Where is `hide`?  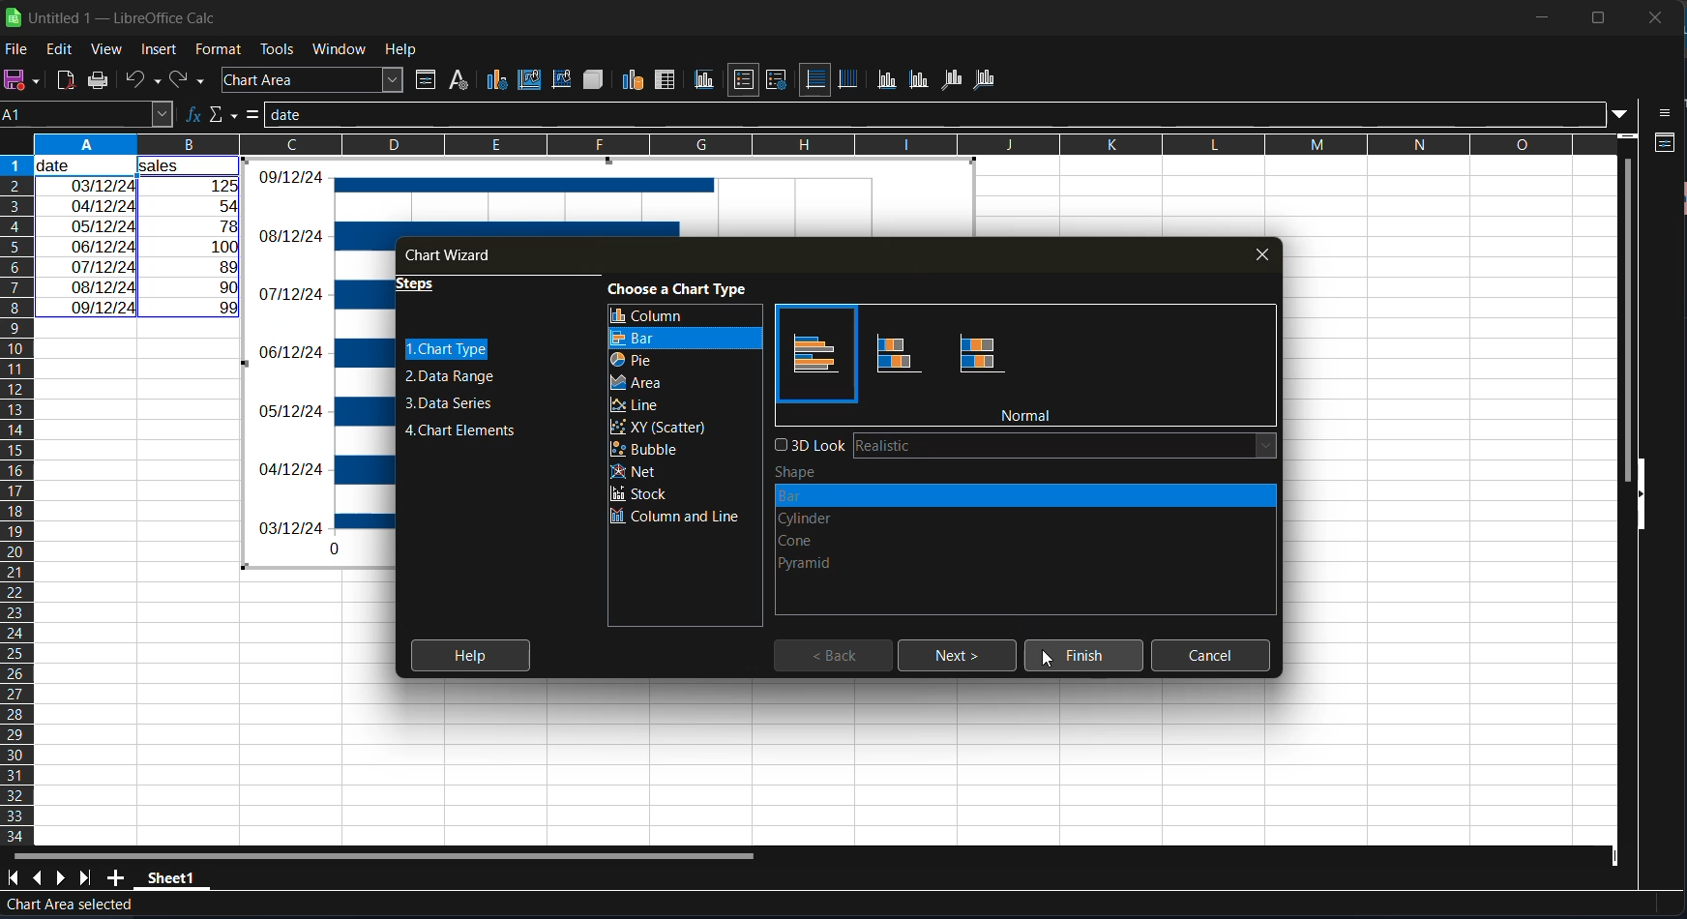 hide is located at coordinates (1638, 505).